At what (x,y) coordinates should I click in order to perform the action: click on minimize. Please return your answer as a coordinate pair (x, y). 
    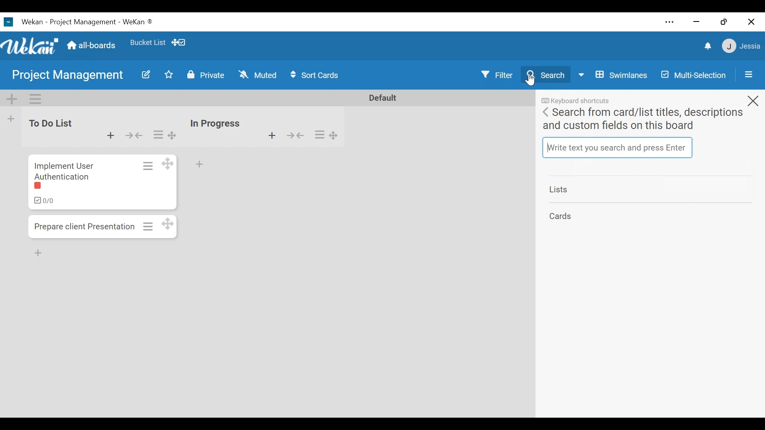
    Looking at the image, I should click on (698, 22).